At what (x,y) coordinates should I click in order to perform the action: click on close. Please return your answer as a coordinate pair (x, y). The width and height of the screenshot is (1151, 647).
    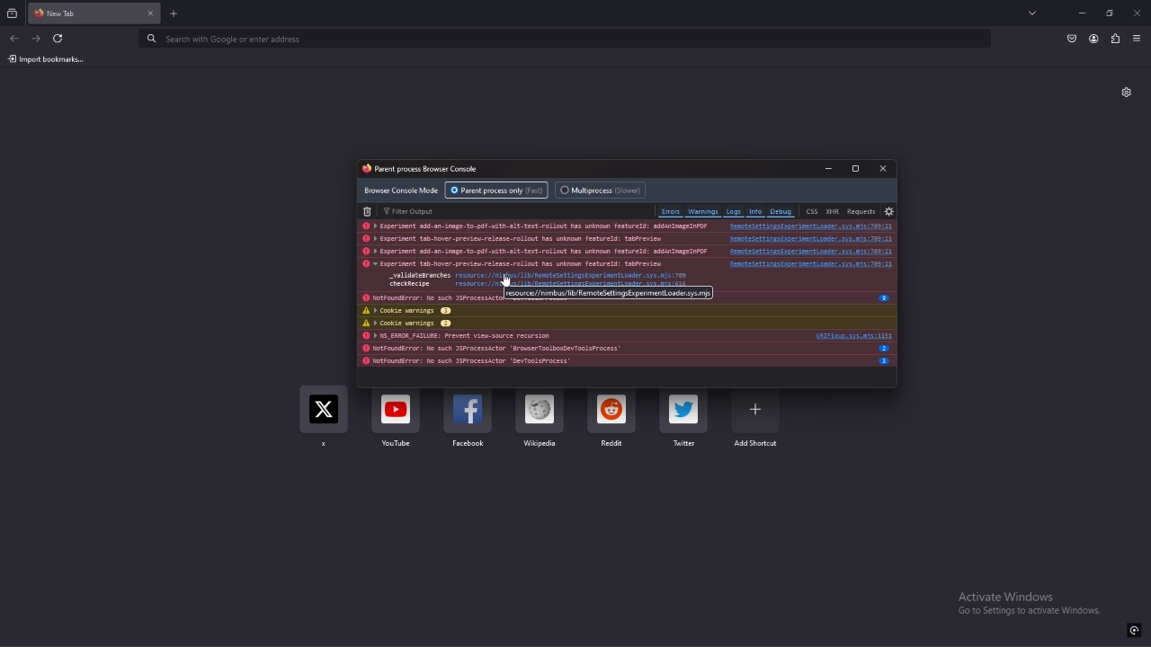
    Looking at the image, I should click on (883, 168).